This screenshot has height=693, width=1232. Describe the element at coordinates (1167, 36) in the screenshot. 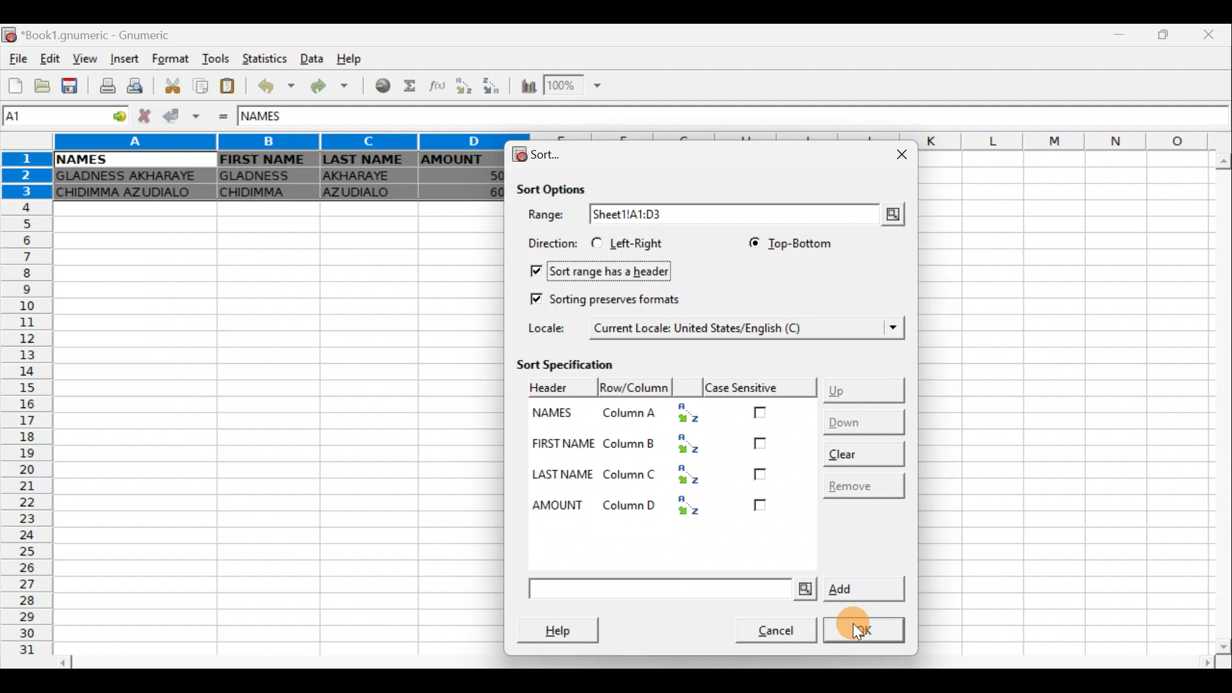

I see `Maximize` at that location.